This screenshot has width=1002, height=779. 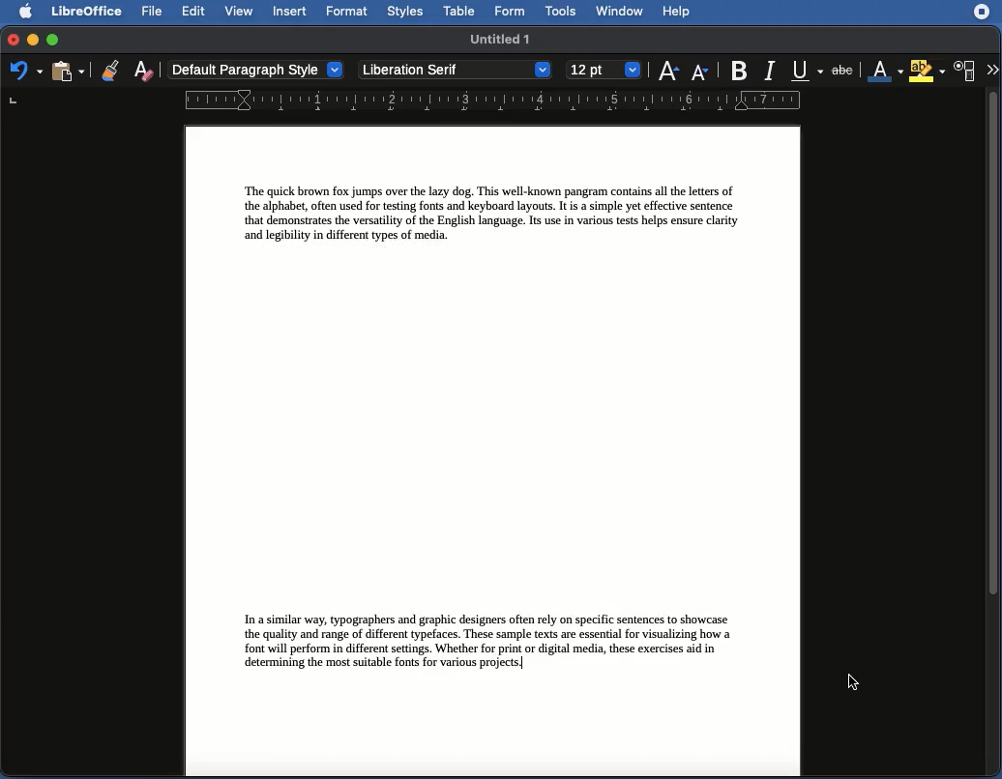 I want to click on Tools, so click(x=562, y=12).